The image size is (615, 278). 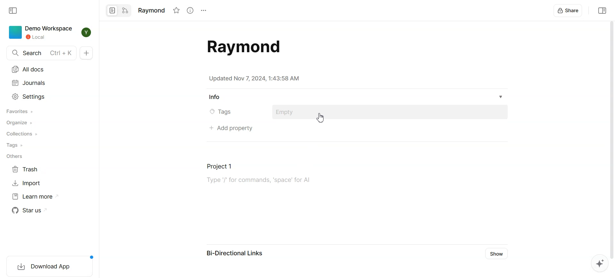 What do you see at coordinates (319, 168) in the screenshot?
I see `Document task` at bounding box center [319, 168].